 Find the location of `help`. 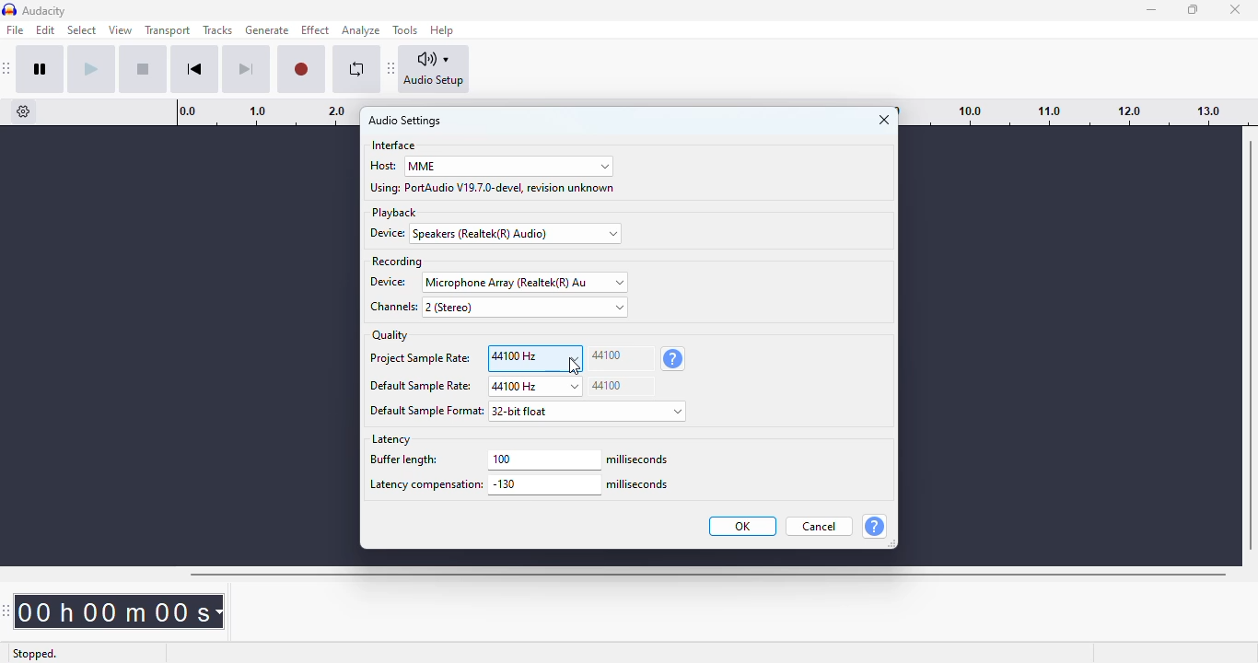

help is located at coordinates (874, 526).